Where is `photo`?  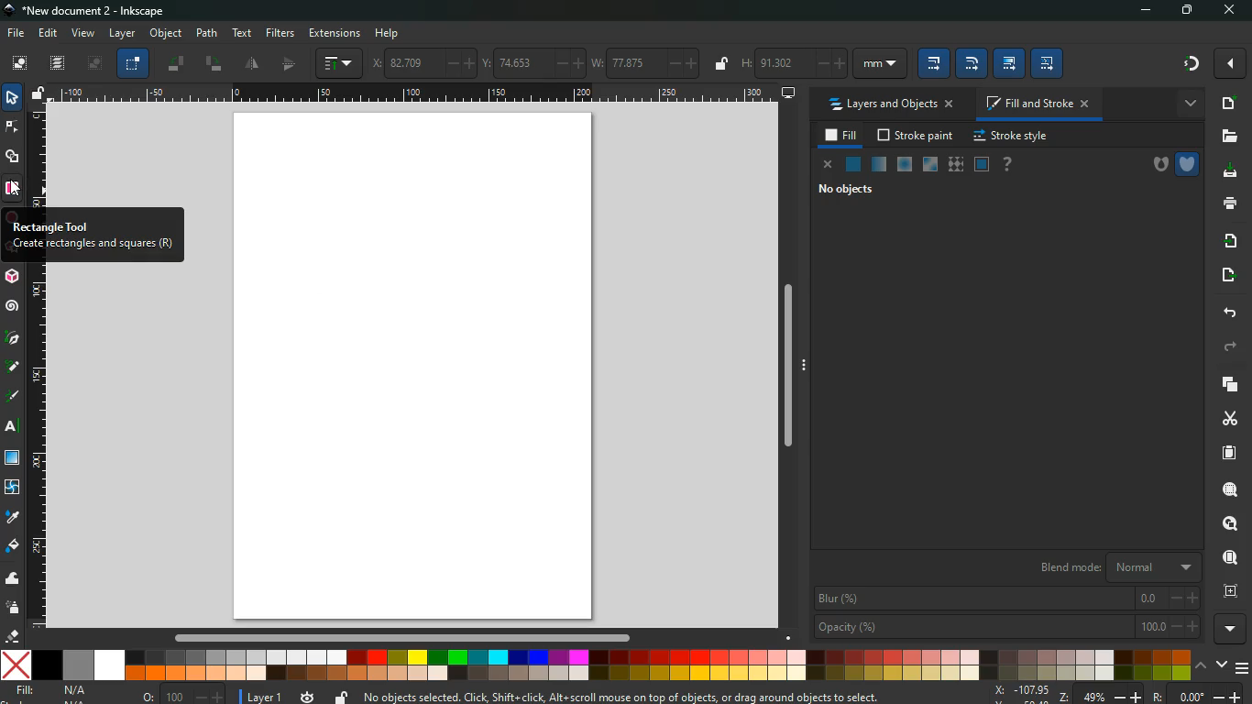
photo is located at coordinates (19, 63).